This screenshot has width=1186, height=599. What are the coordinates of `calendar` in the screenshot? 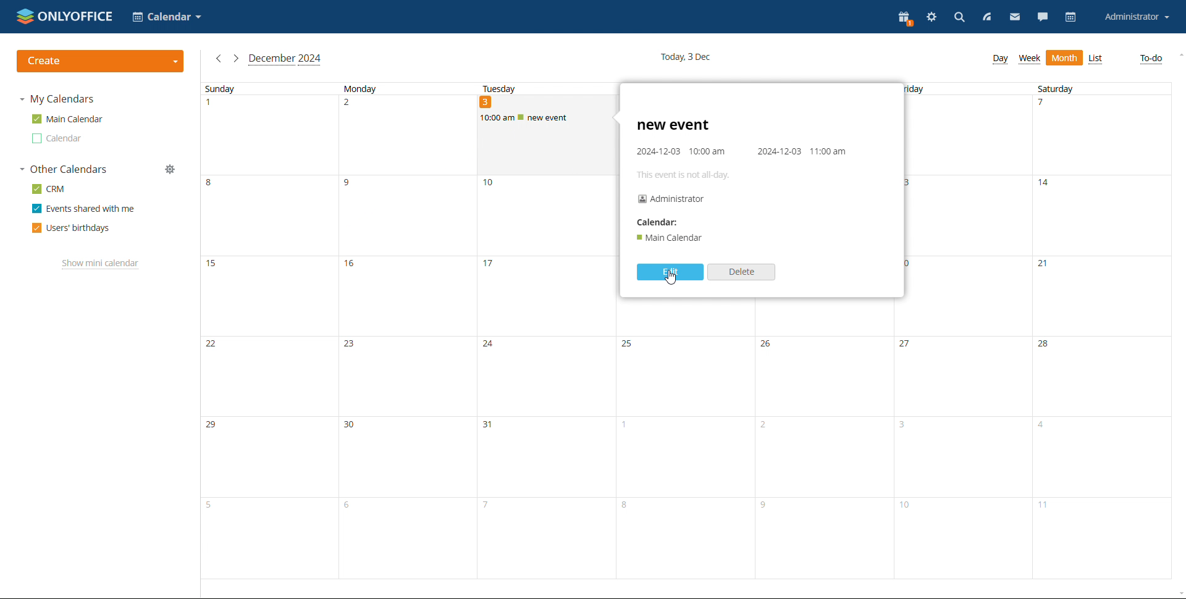 It's located at (1071, 17).